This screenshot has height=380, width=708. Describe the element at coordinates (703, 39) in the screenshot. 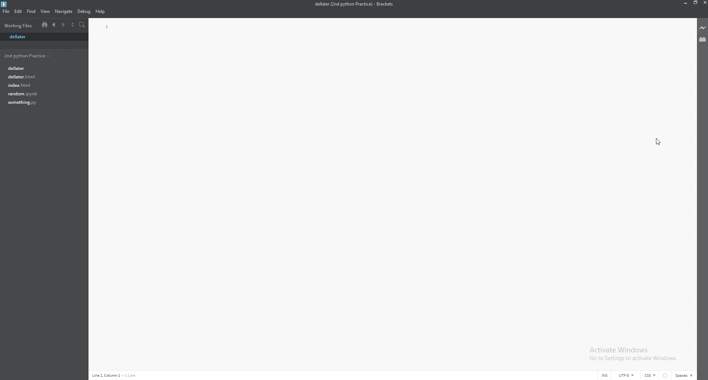

I see `extension manager` at that location.